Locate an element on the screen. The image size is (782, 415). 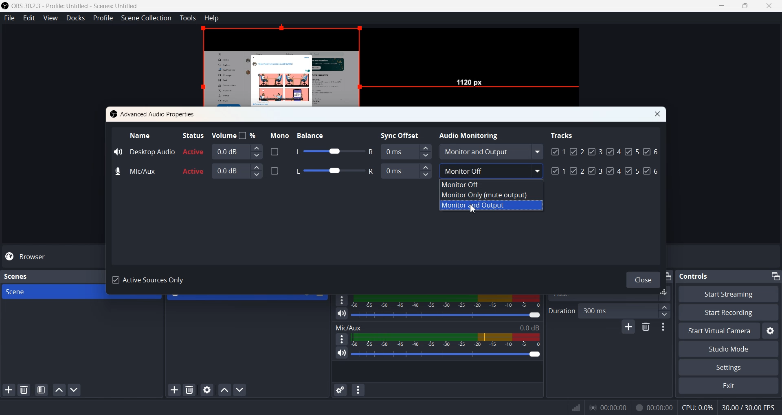
Signals is located at coordinates (573, 408).